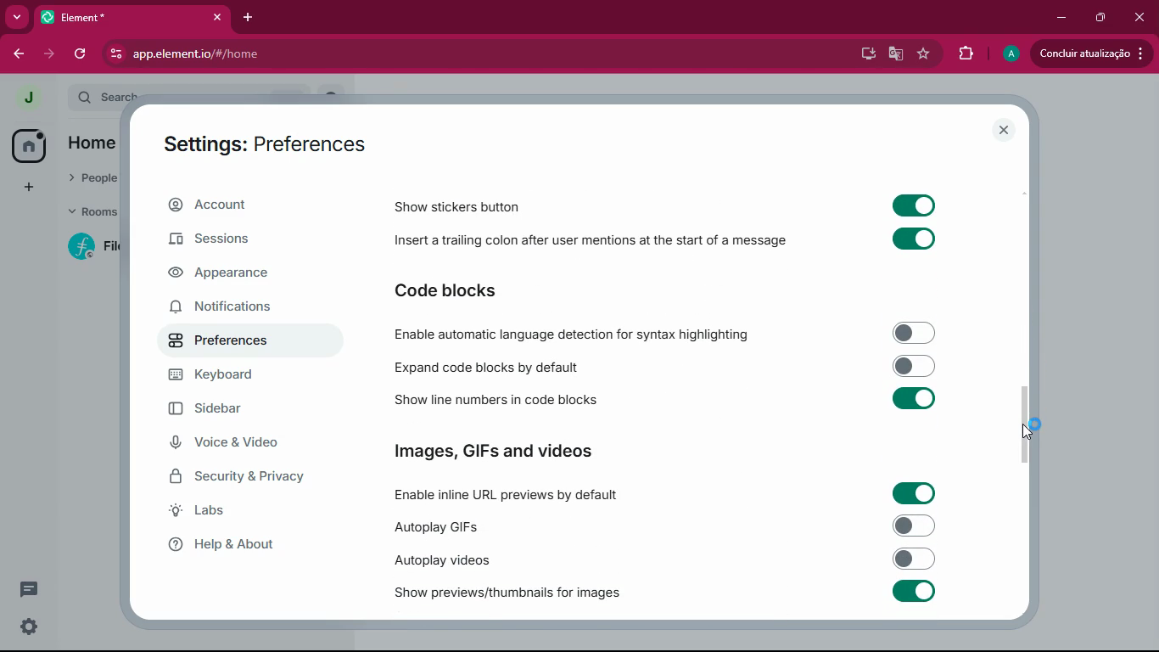 The height and width of the screenshot is (652, 1159). I want to click on comments, so click(31, 587).